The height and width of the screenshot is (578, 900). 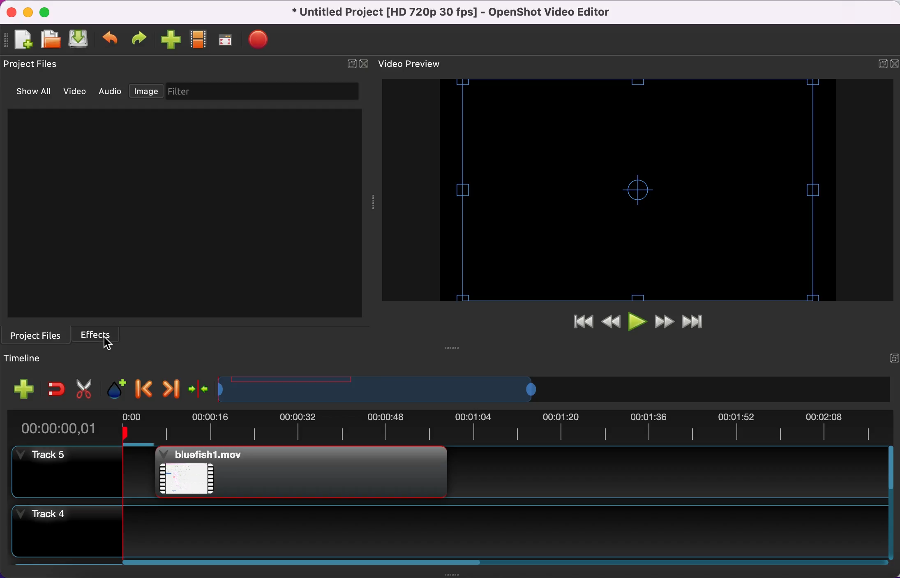 What do you see at coordinates (633, 189) in the screenshot?
I see `video preview` at bounding box center [633, 189].